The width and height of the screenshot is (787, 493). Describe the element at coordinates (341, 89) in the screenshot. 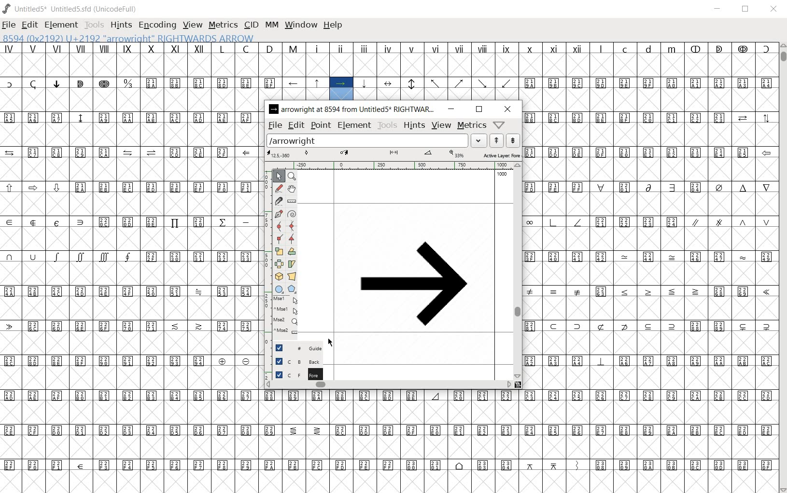

I see `8594 (0x2192) U+2192 "arrowright" RIGHTWARDS ARROW` at that location.